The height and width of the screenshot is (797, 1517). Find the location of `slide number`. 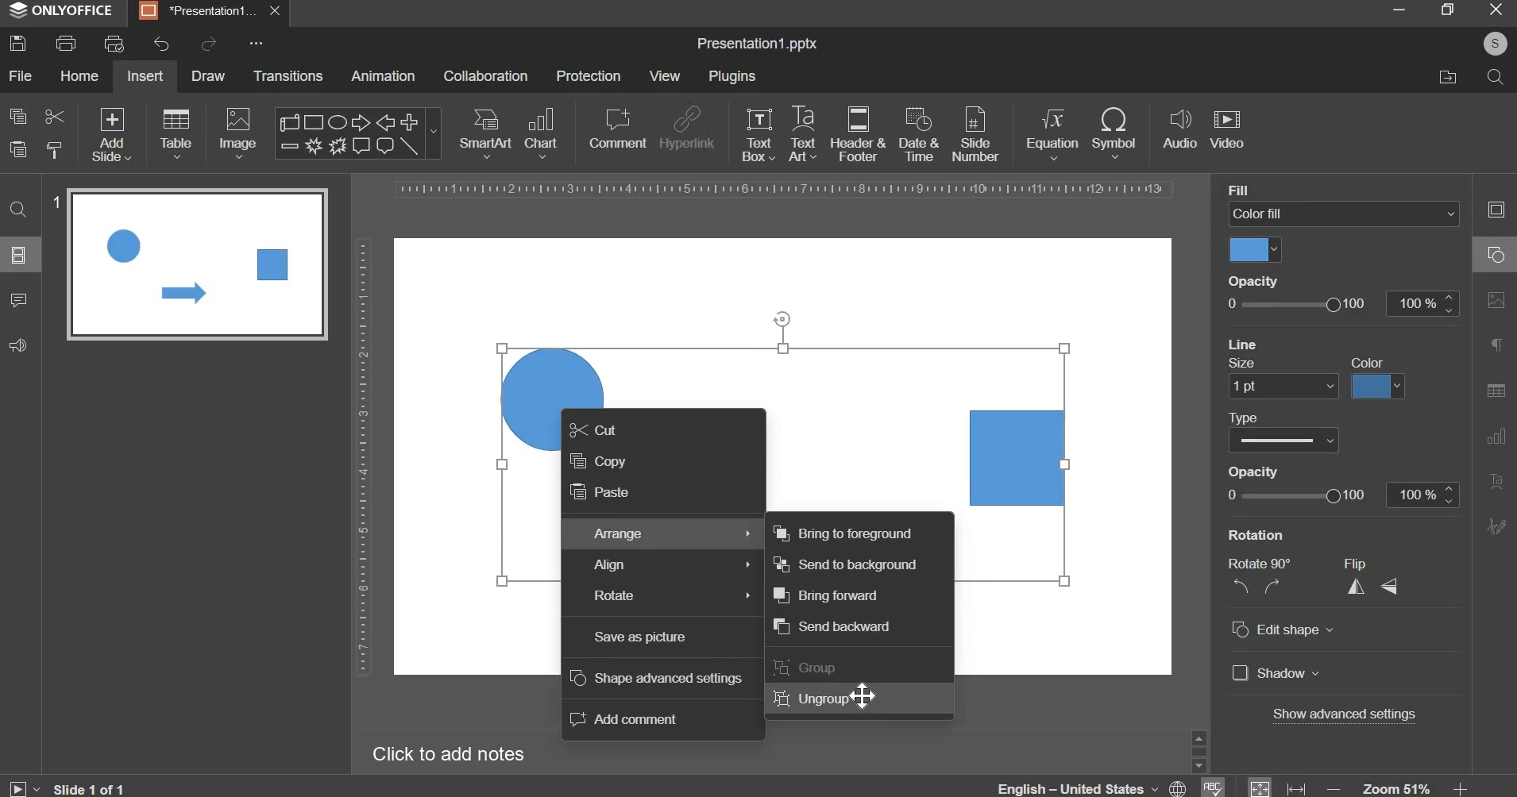

slide number is located at coordinates (52, 200).